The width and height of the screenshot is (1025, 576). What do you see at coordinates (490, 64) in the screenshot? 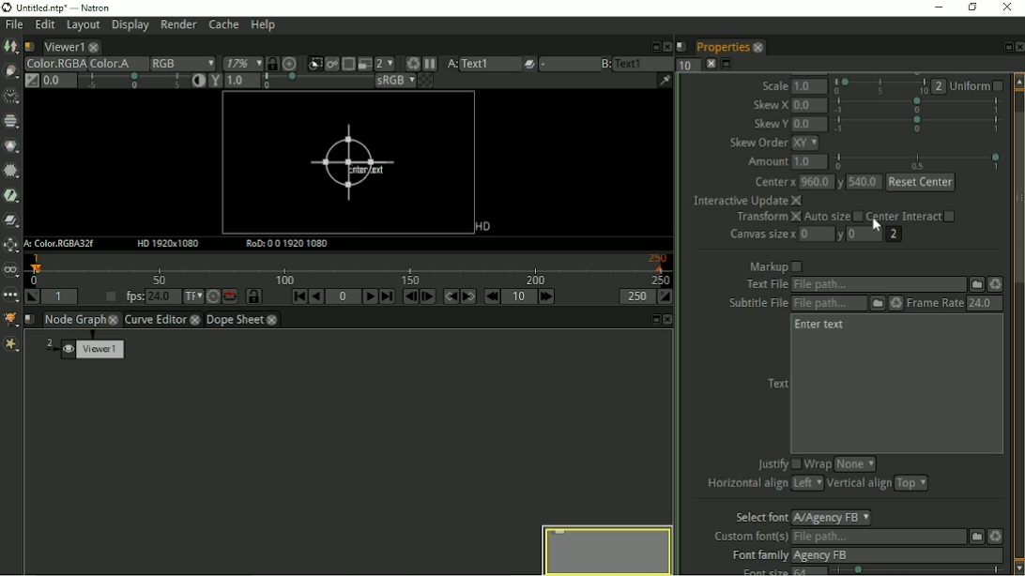
I see `text1` at bounding box center [490, 64].